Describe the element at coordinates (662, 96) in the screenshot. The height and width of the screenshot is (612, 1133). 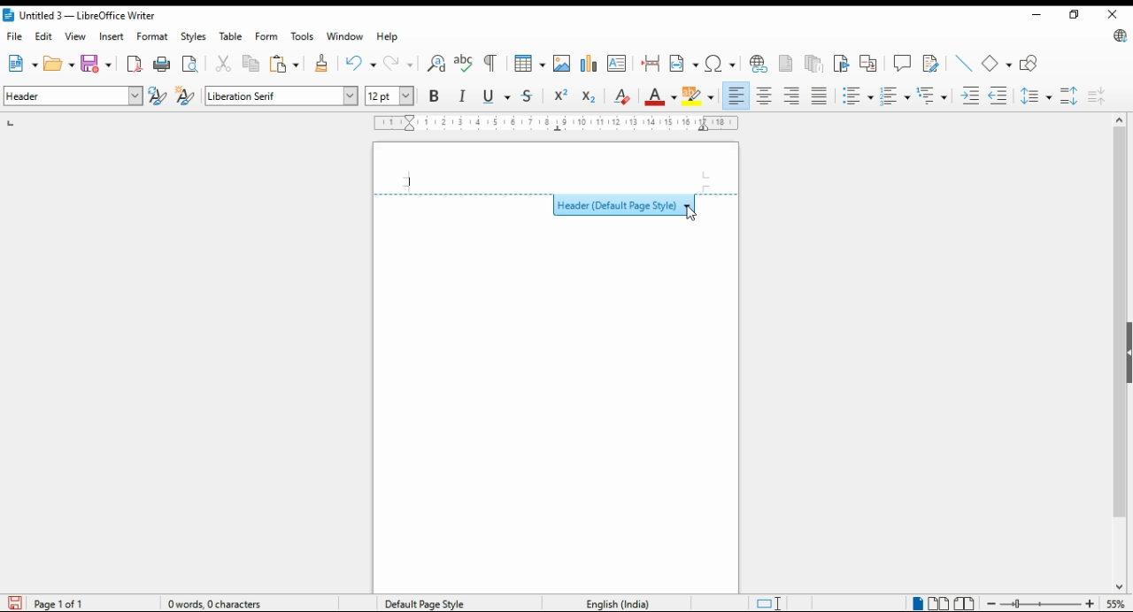
I see `font color` at that location.